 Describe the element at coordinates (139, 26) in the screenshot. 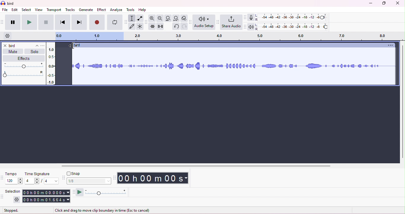

I see `multi` at that location.